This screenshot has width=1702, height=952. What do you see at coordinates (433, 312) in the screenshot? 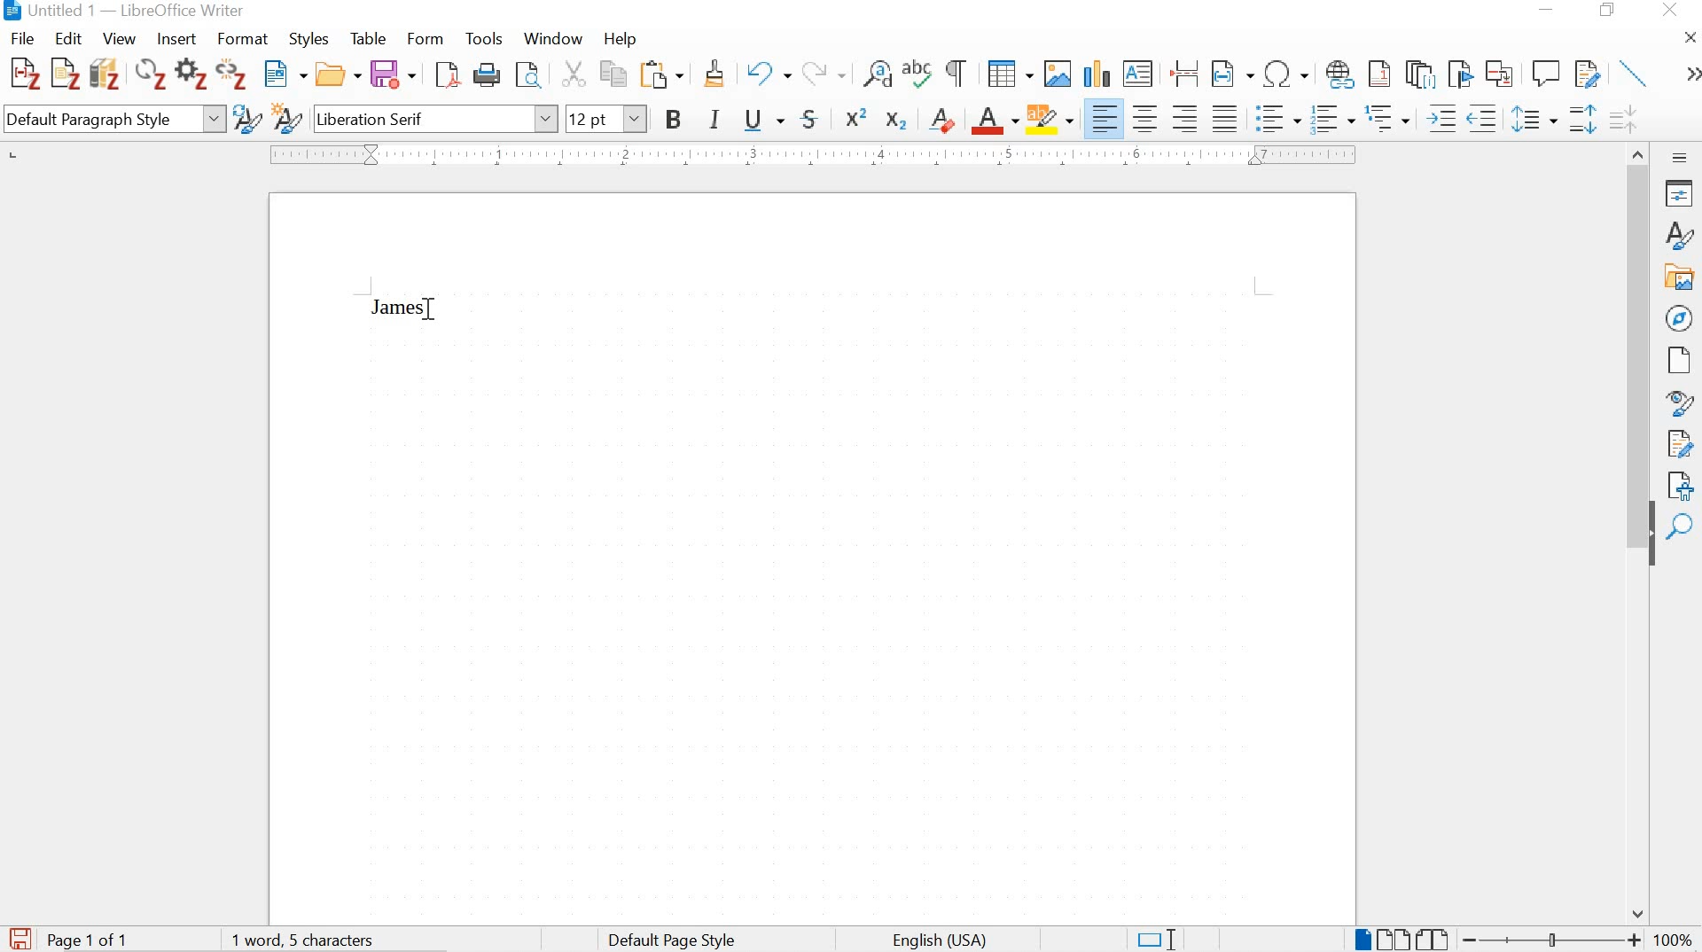
I see `cursor` at bounding box center [433, 312].